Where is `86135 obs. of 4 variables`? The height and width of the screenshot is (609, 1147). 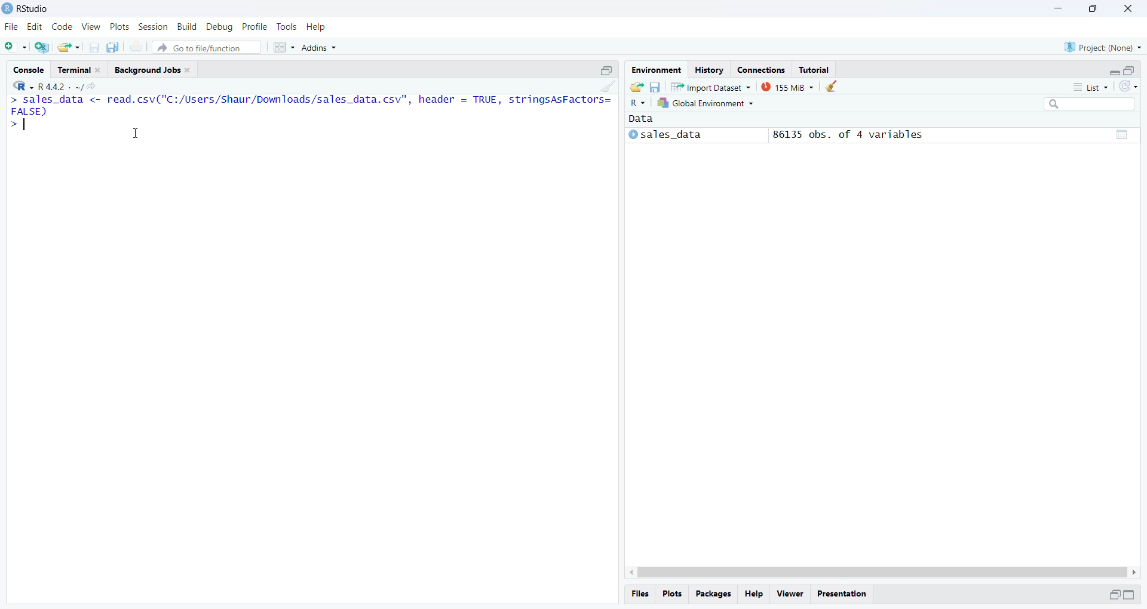
86135 obs. of 4 variables is located at coordinates (845, 134).